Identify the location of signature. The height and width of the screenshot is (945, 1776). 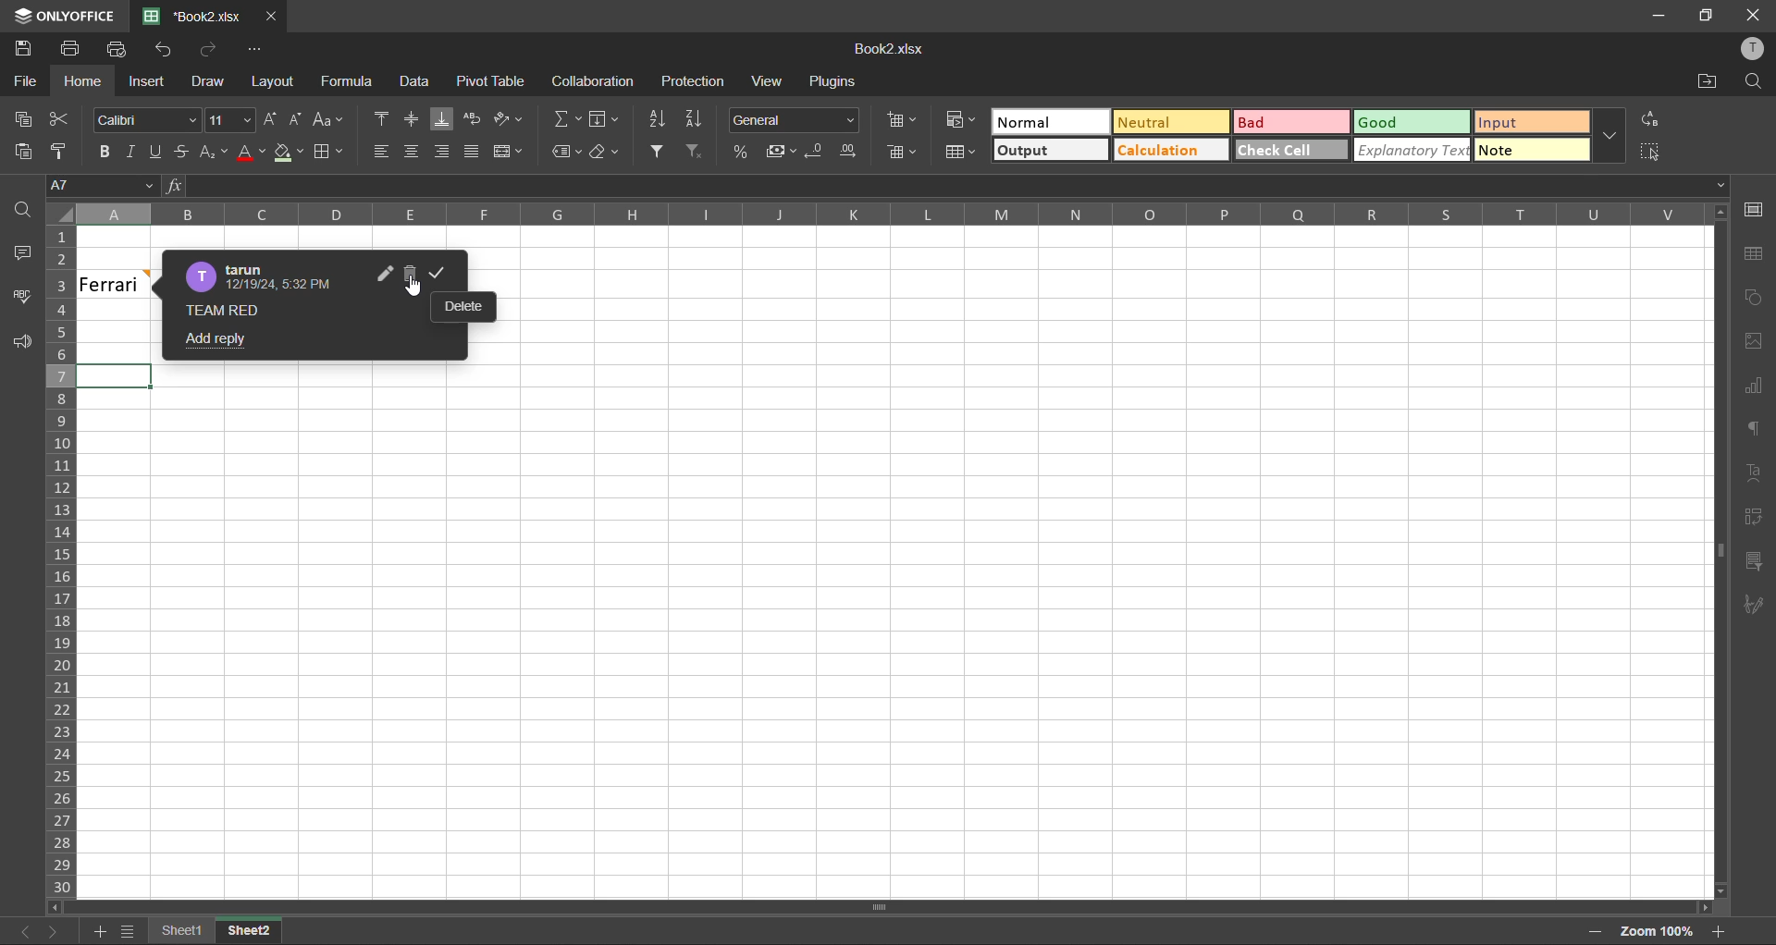
(1754, 602).